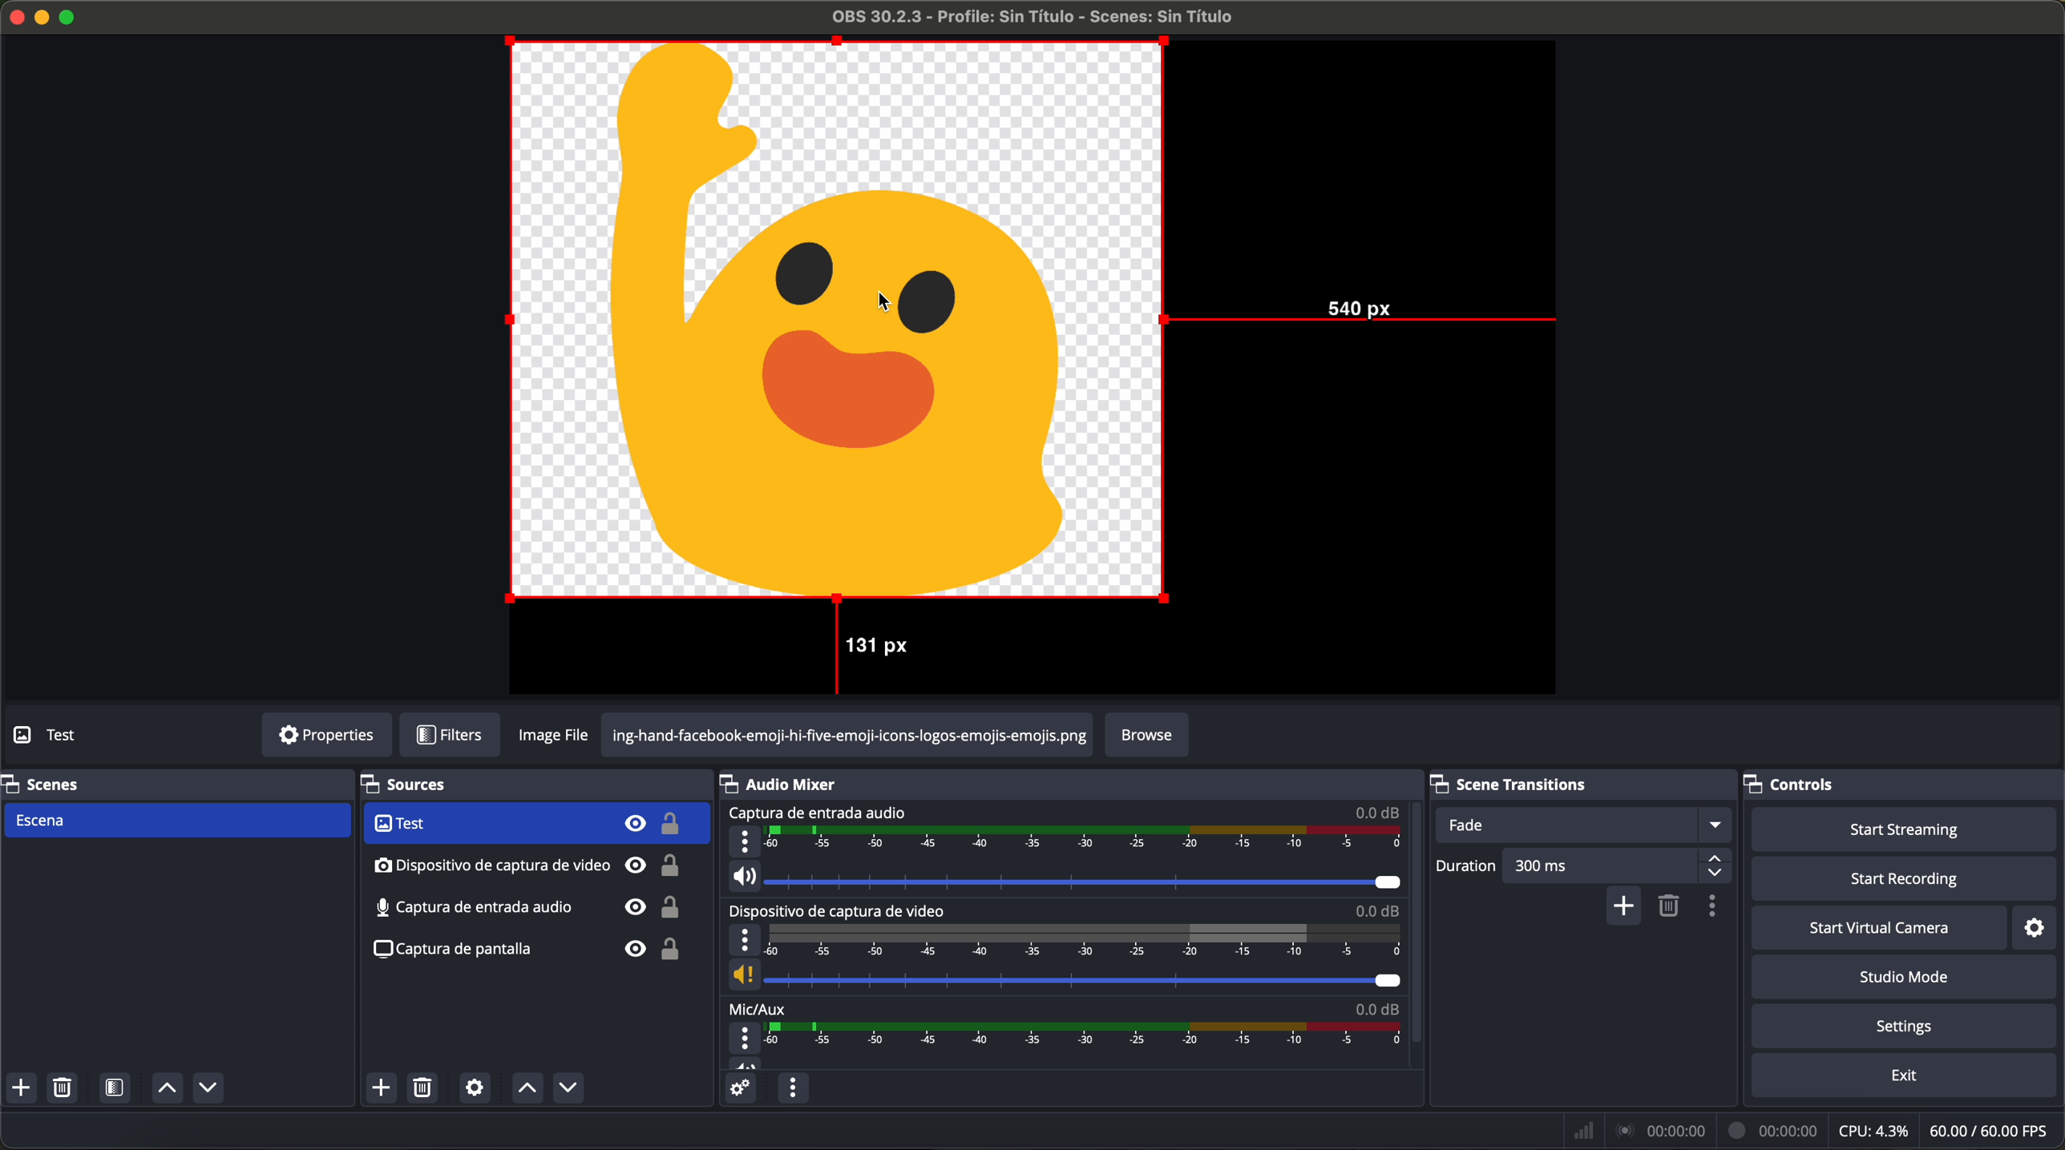 This screenshot has height=1150, width=2065. What do you see at coordinates (71, 15) in the screenshot?
I see `maximize program` at bounding box center [71, 15].